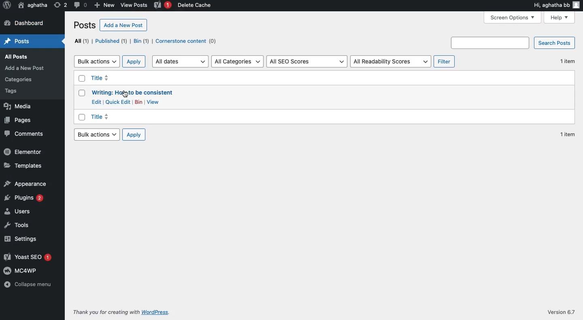  I want to click on Bin, so click(139, 102).